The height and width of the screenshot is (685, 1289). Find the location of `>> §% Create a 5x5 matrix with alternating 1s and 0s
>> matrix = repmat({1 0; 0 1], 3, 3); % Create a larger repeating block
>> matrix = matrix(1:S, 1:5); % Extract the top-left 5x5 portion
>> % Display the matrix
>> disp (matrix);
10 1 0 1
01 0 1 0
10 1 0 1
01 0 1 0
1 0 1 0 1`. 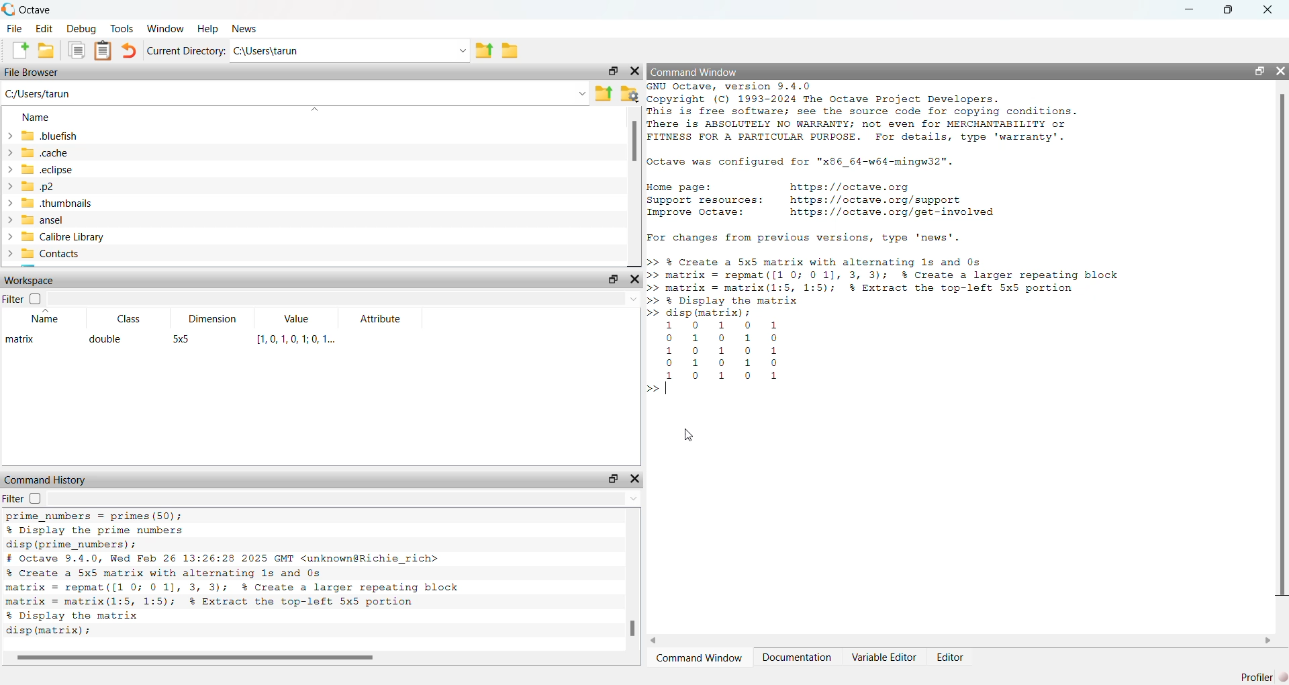

>> §% Create a 5x5 matrix with alternating 1s and 0s
>> matrix = repmat({1 0; 0 1], 3, 3); % Create a larger repeating block
>> matrix = matrix(1:S, 1:5); % Extract the top-left 5x5 portion
>> % Display the matrix
>> disp (matrix);
10 1 0 1
01 0 1 0
10 1 0 1
01 0 1 0
1 0 1 0 1 is located at coordinates (886, 318).